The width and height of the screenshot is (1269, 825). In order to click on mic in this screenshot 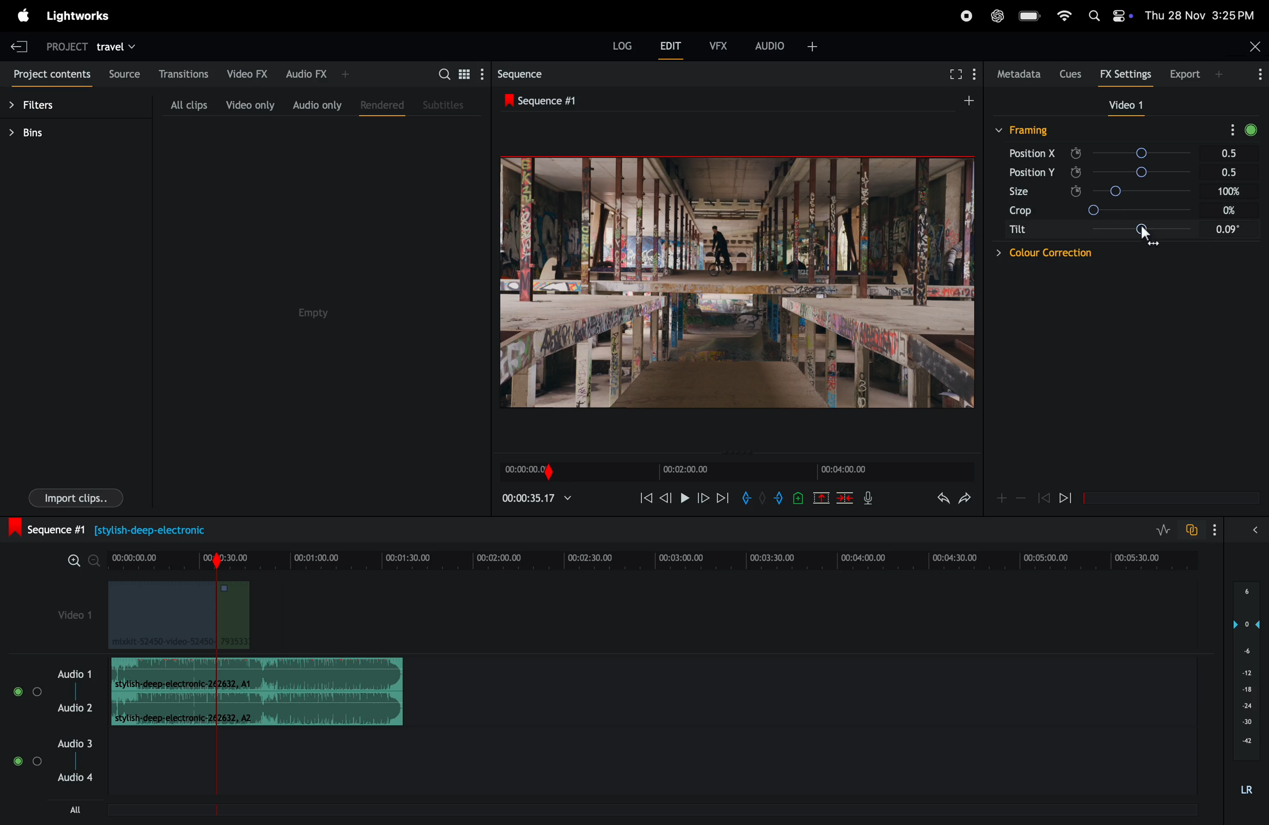, I will do `click(869, 498)`.